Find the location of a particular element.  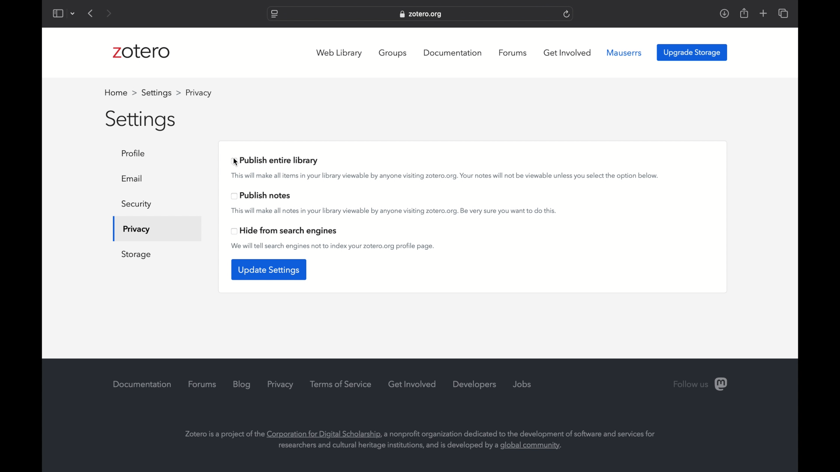

jobs is located at coordinates (522, 385).